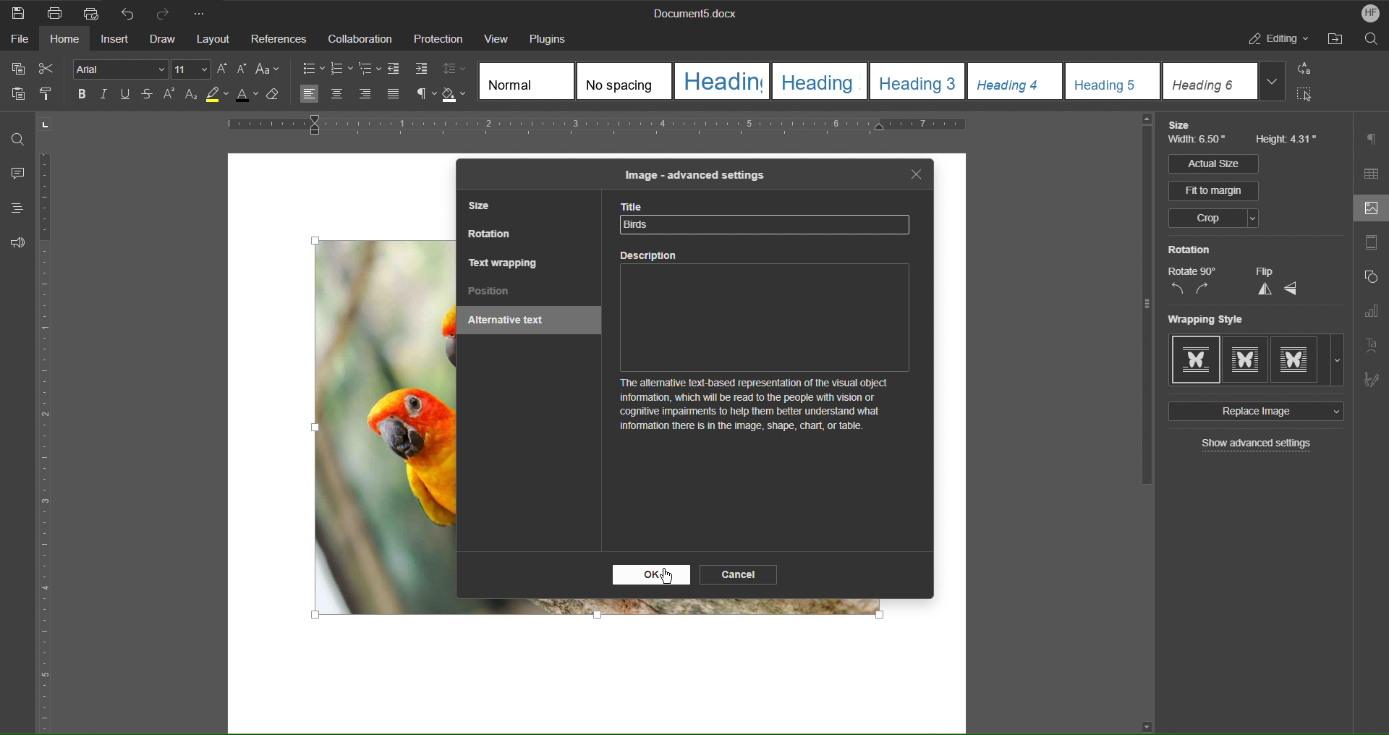 The width and height of the screenshot is (1389, 735). Describe the element at coordinates (56, 13) in the screenshot. I see `Print` at that location.